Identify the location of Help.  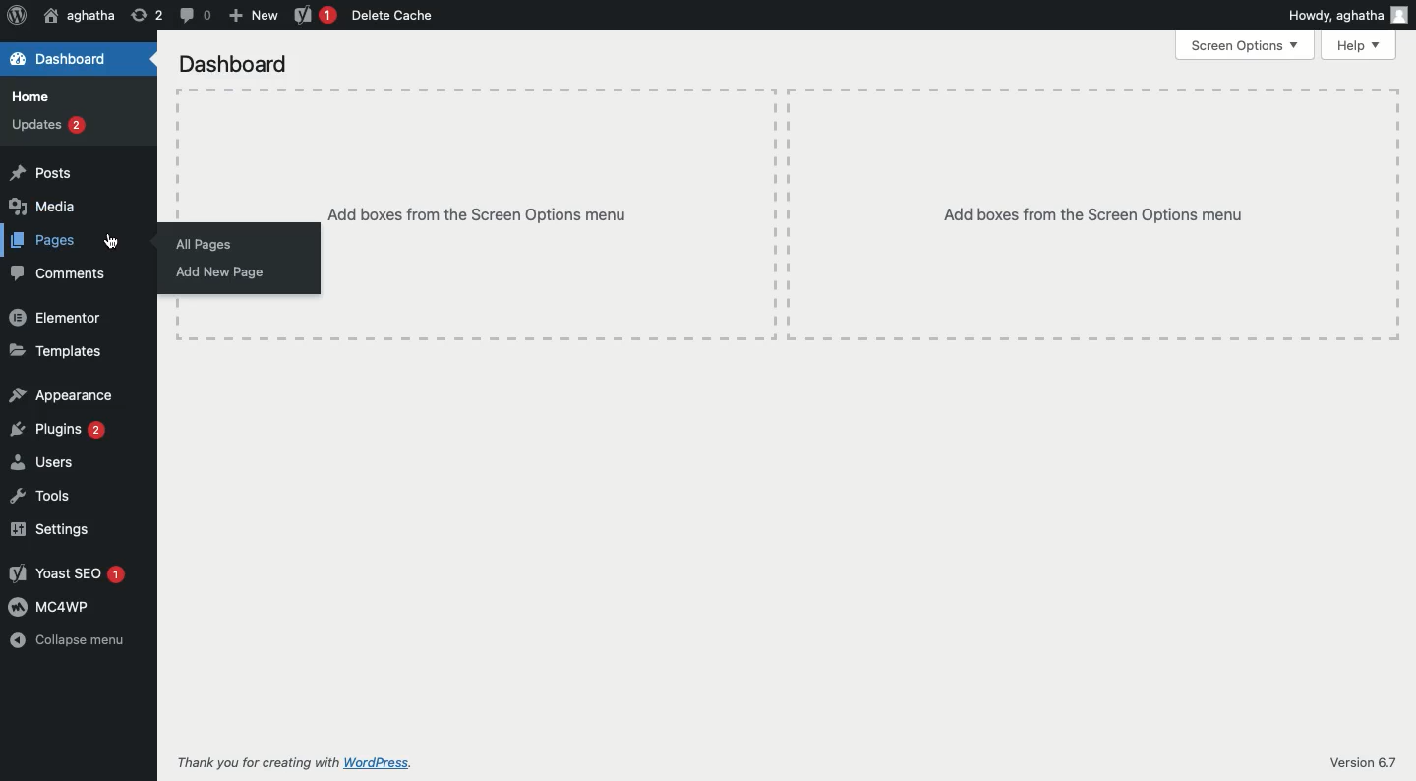
(1359, 46).